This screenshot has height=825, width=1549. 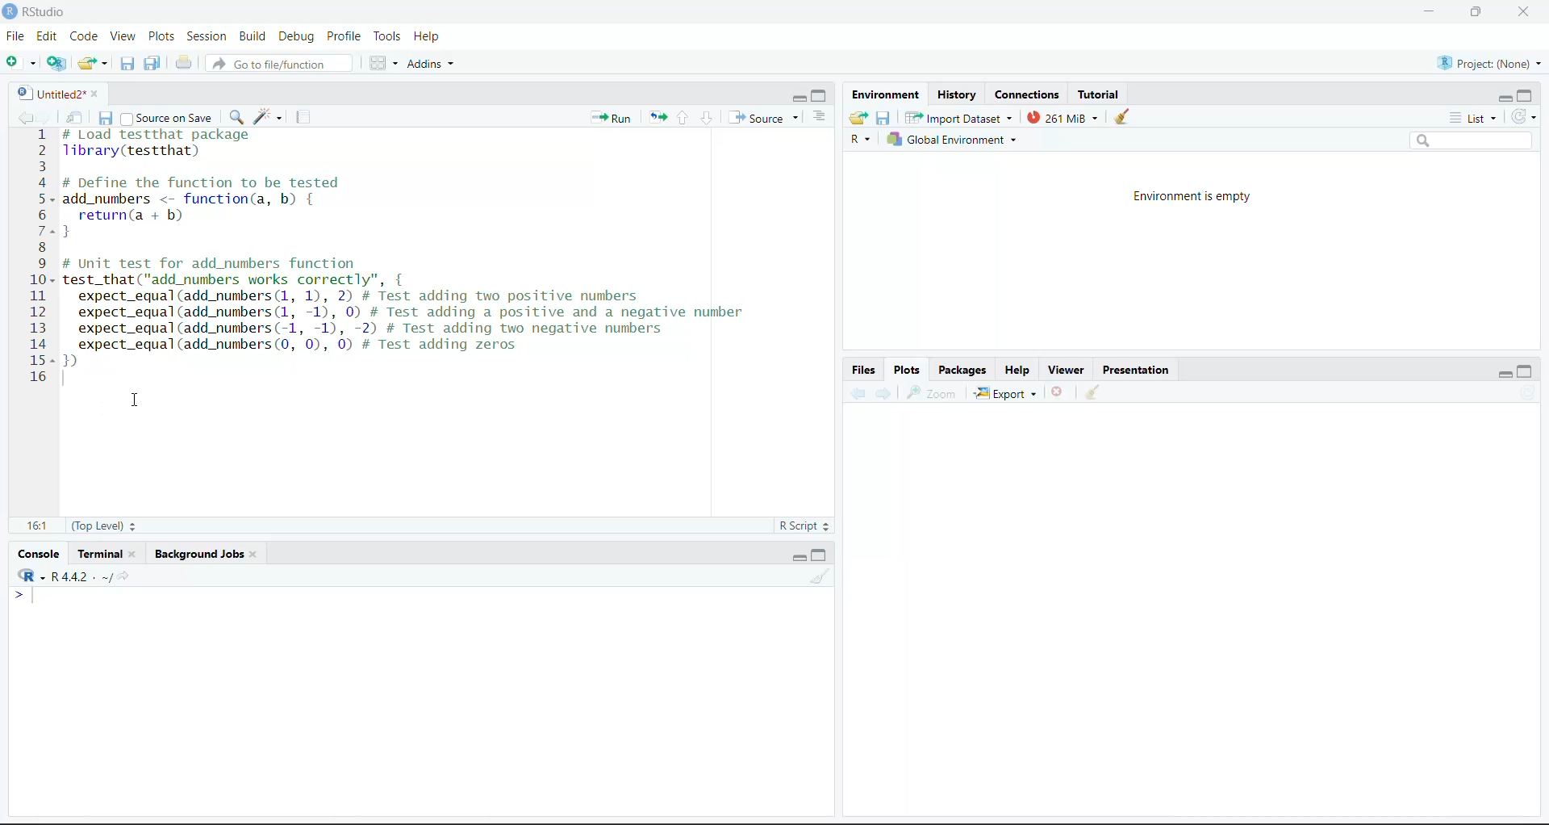 What do you see at coordinates (886, 94) in the screenshot?
I see `Environment` at bounding box center [886, 94].